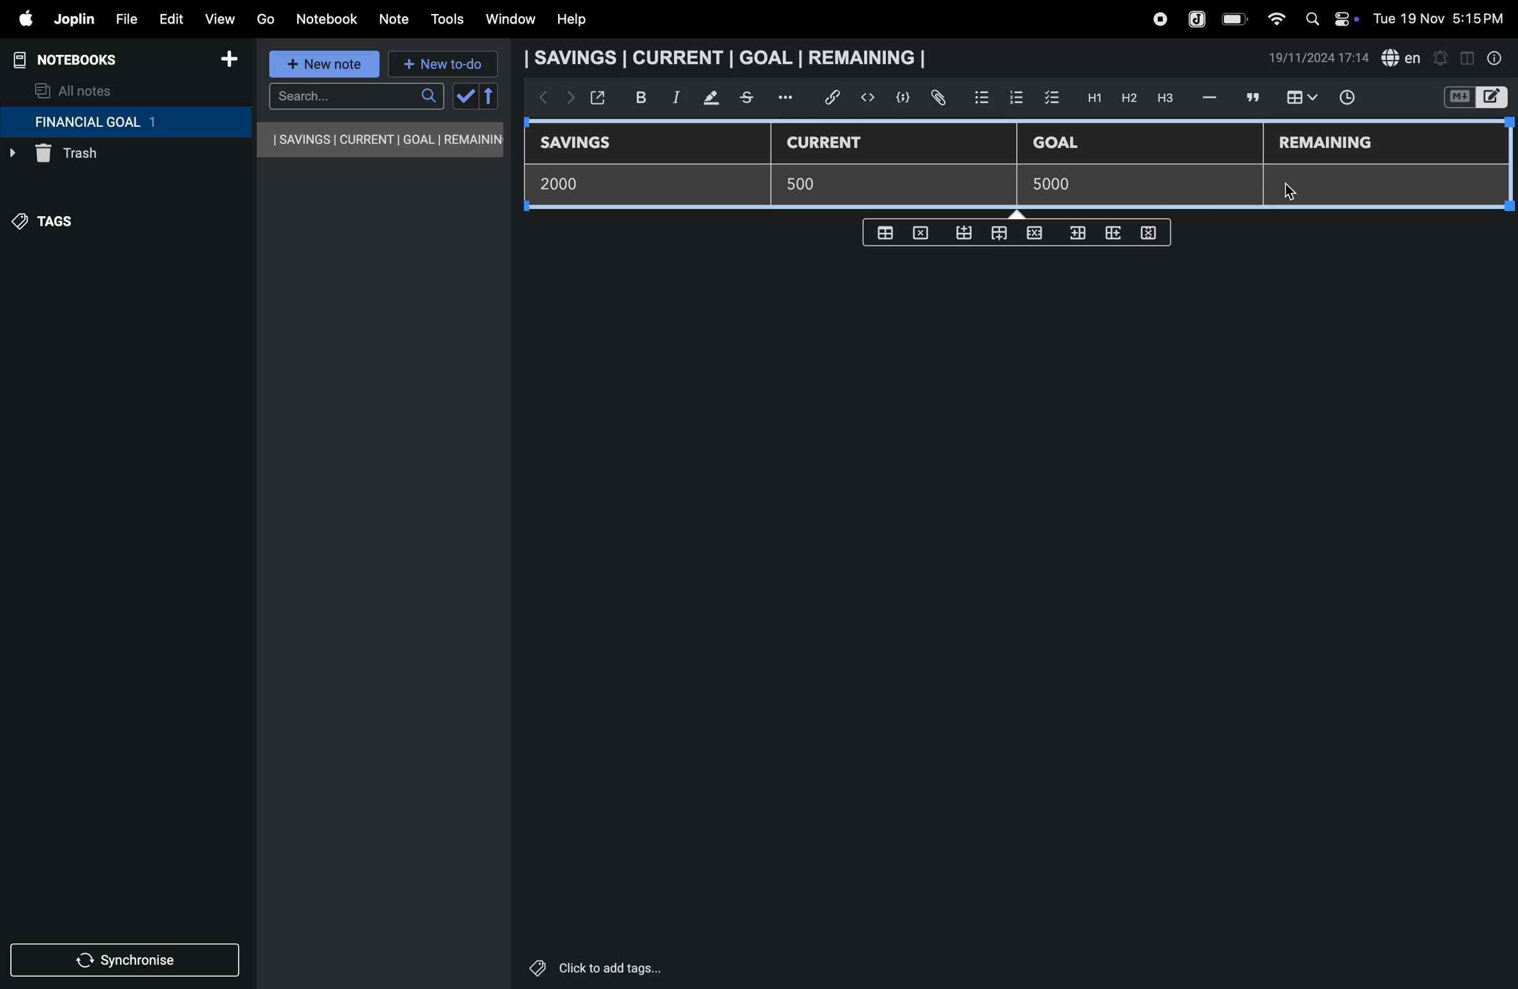  What do you see at coordinates (1052, 98) in the screenshot?
I see `check box` at bounding box center [1052, 98].